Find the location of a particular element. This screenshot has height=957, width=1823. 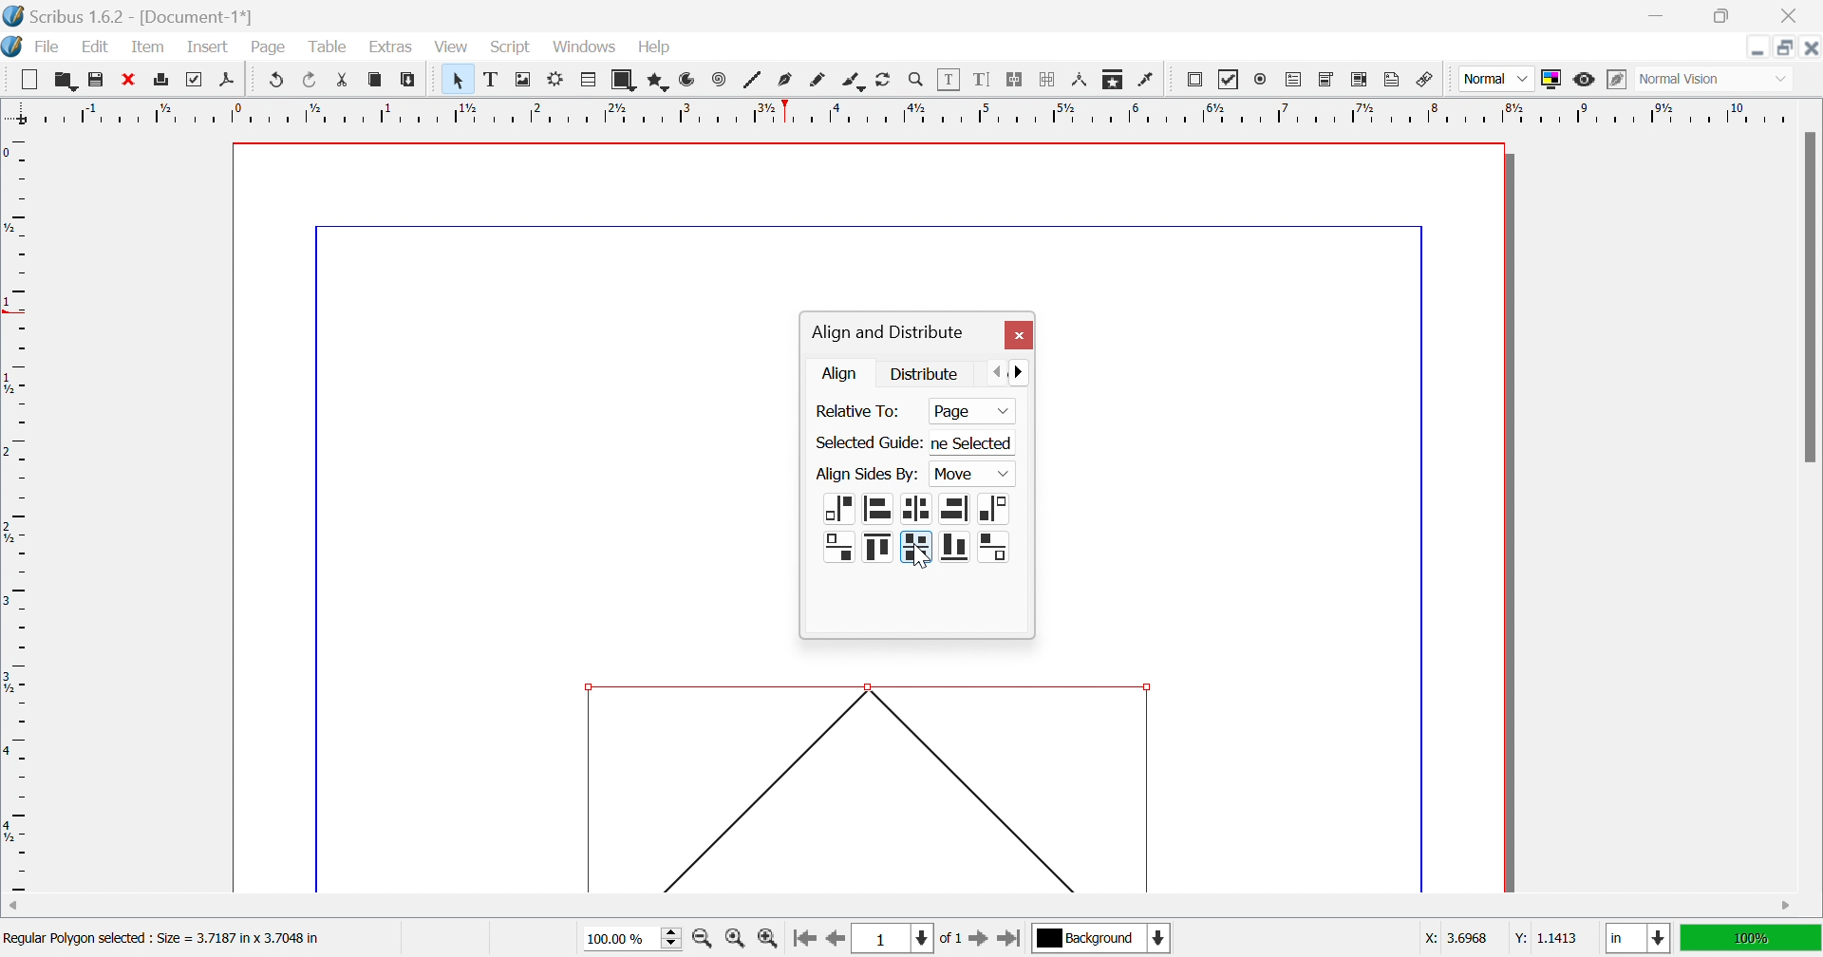

y: 1.1413 is located at coordinates (1544, 938).